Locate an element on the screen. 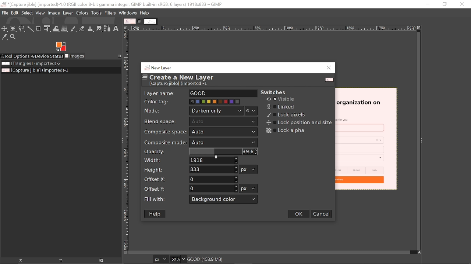 This screenshot has height=264, width=471. Height is located at coordinates (213, 169).